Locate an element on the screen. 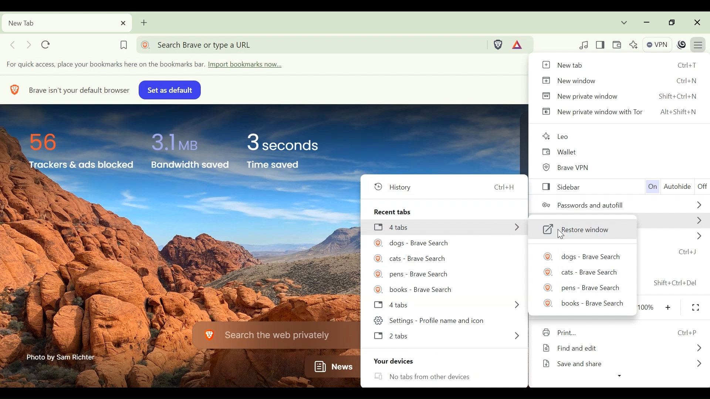 The width and height of the screenshot is (710, 399). 56 is located at coordinates (47, 140).